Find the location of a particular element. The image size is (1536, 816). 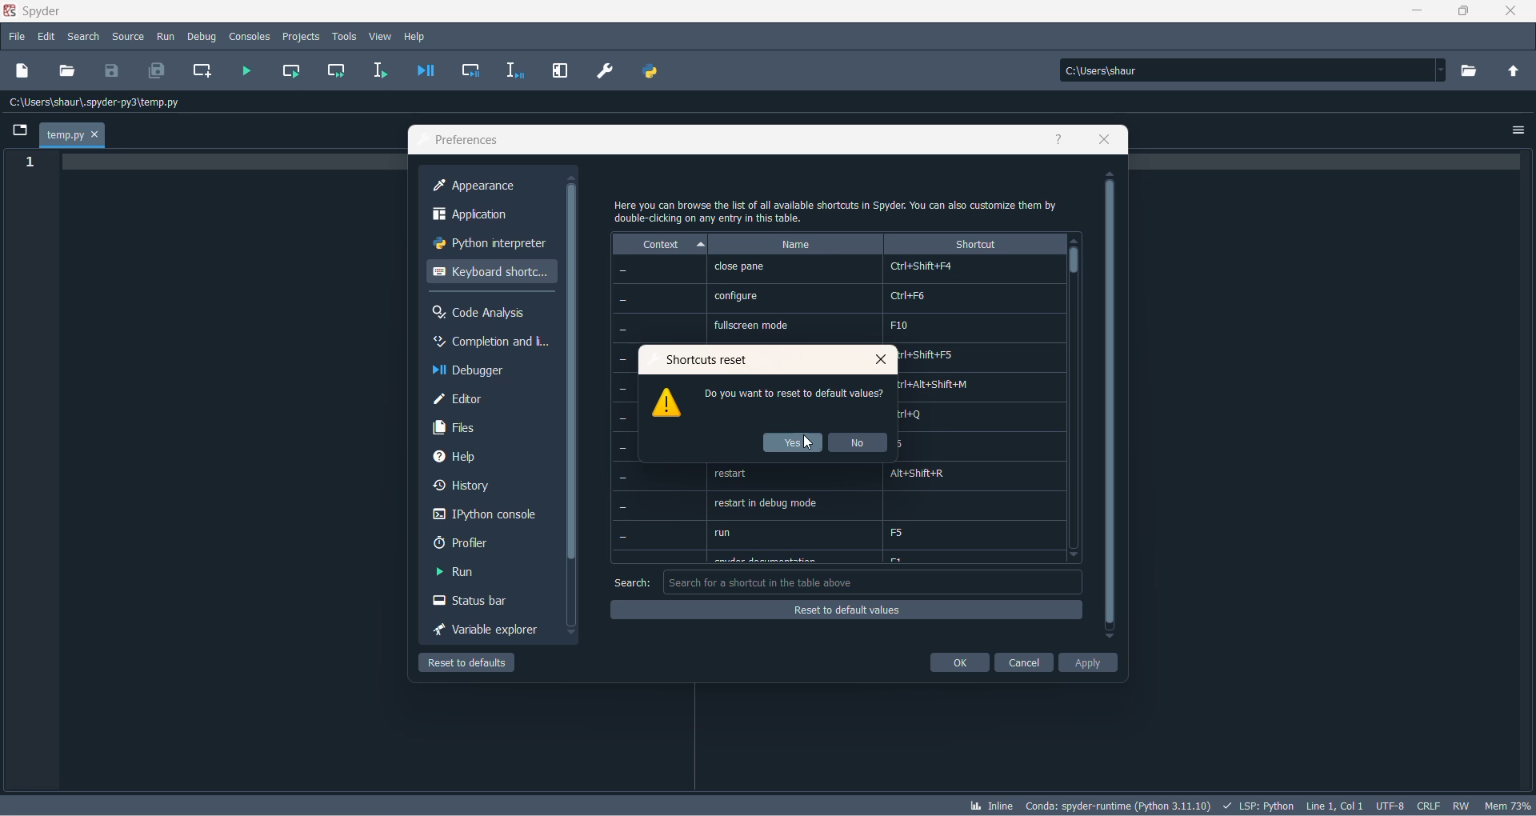

run is located at coordinates (483, 570).